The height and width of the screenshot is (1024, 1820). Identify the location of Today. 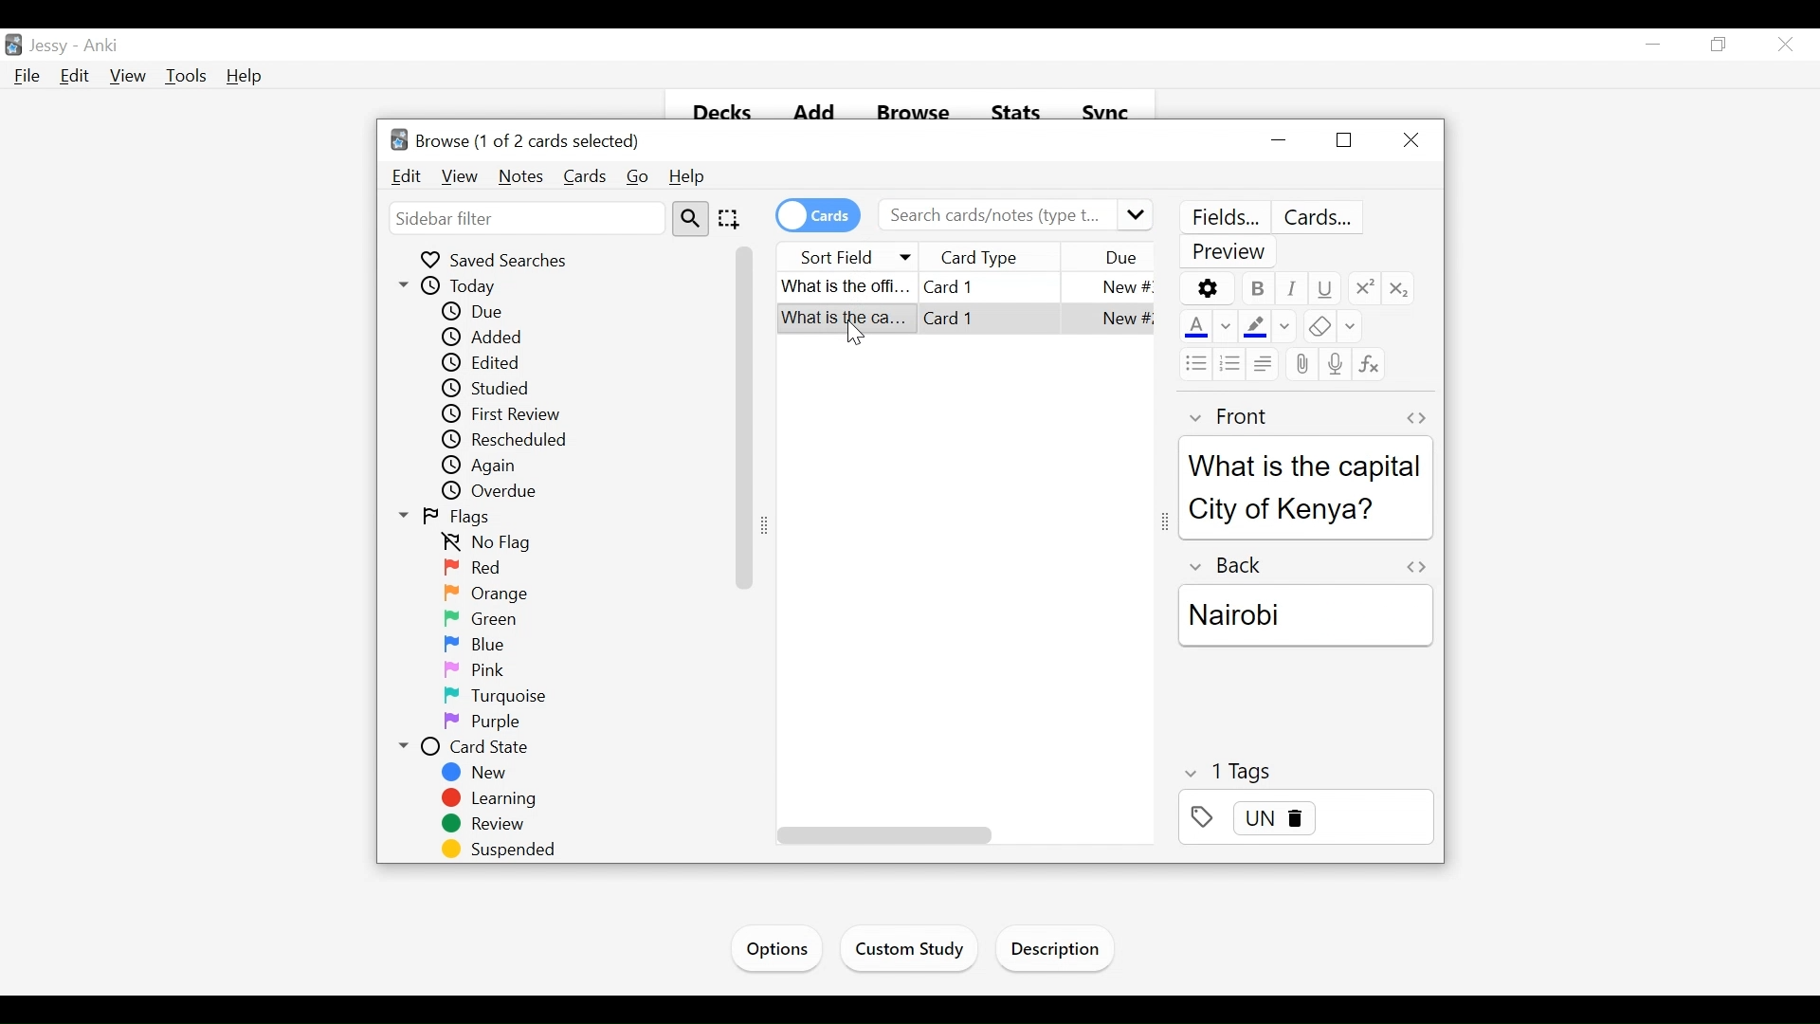
(454, 286).